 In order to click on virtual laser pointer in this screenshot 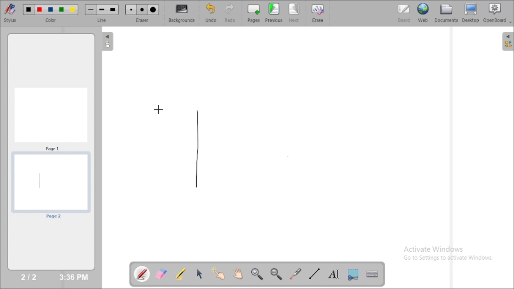, I will do `click(296, 274)`.